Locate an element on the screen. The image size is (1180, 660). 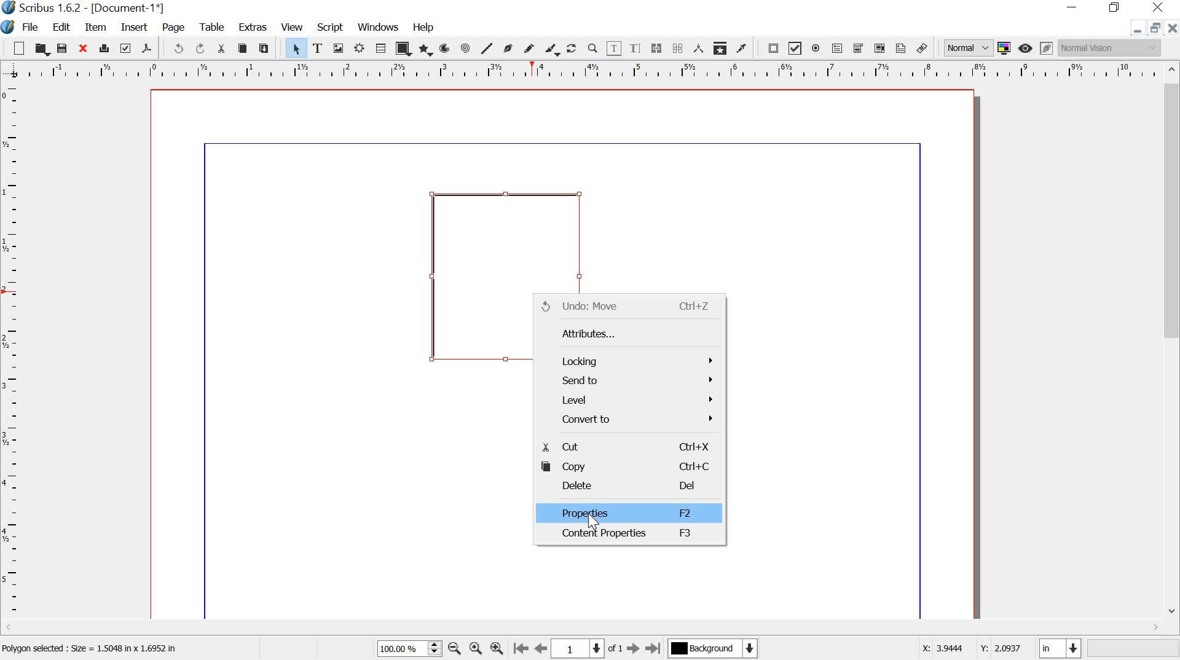
zoom in and out is located at coordinates (435, 648).